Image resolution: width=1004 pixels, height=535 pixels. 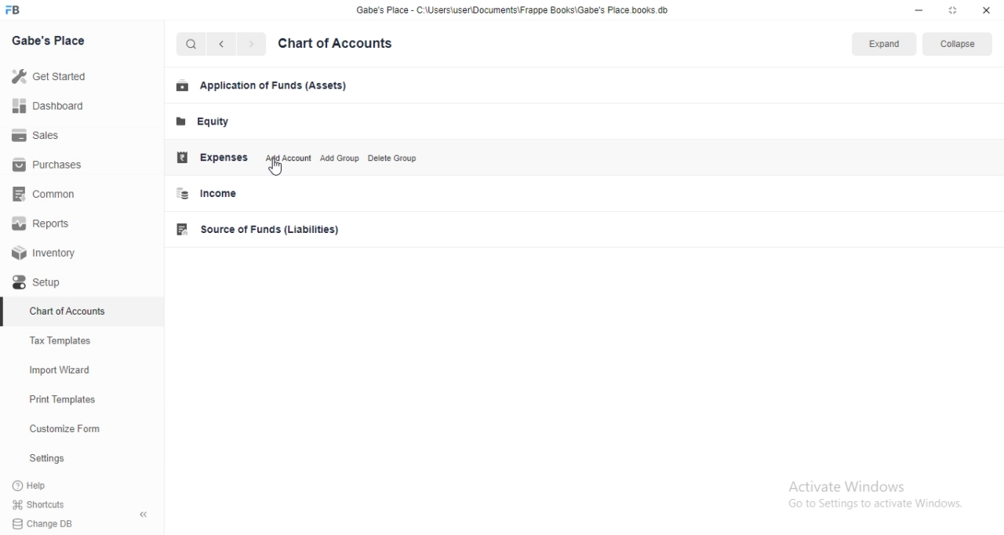 I want to click on Common, so click(x=49, y=196).